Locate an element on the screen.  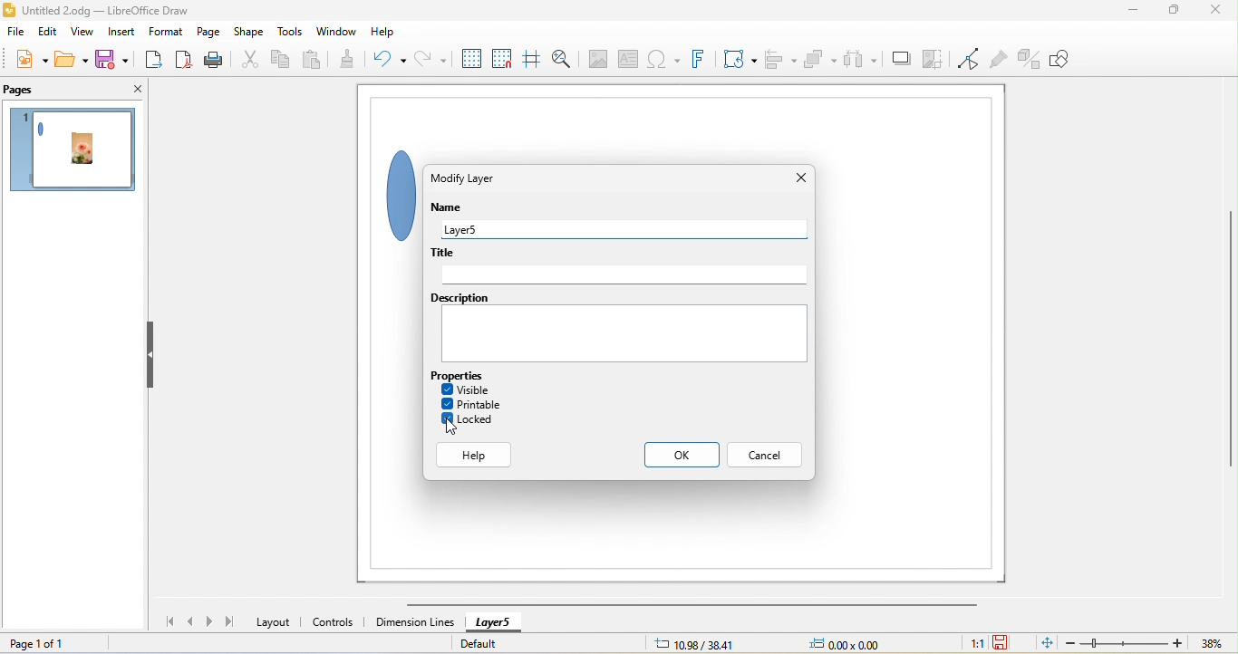
zoom out is located at coordinates (1070, 642).